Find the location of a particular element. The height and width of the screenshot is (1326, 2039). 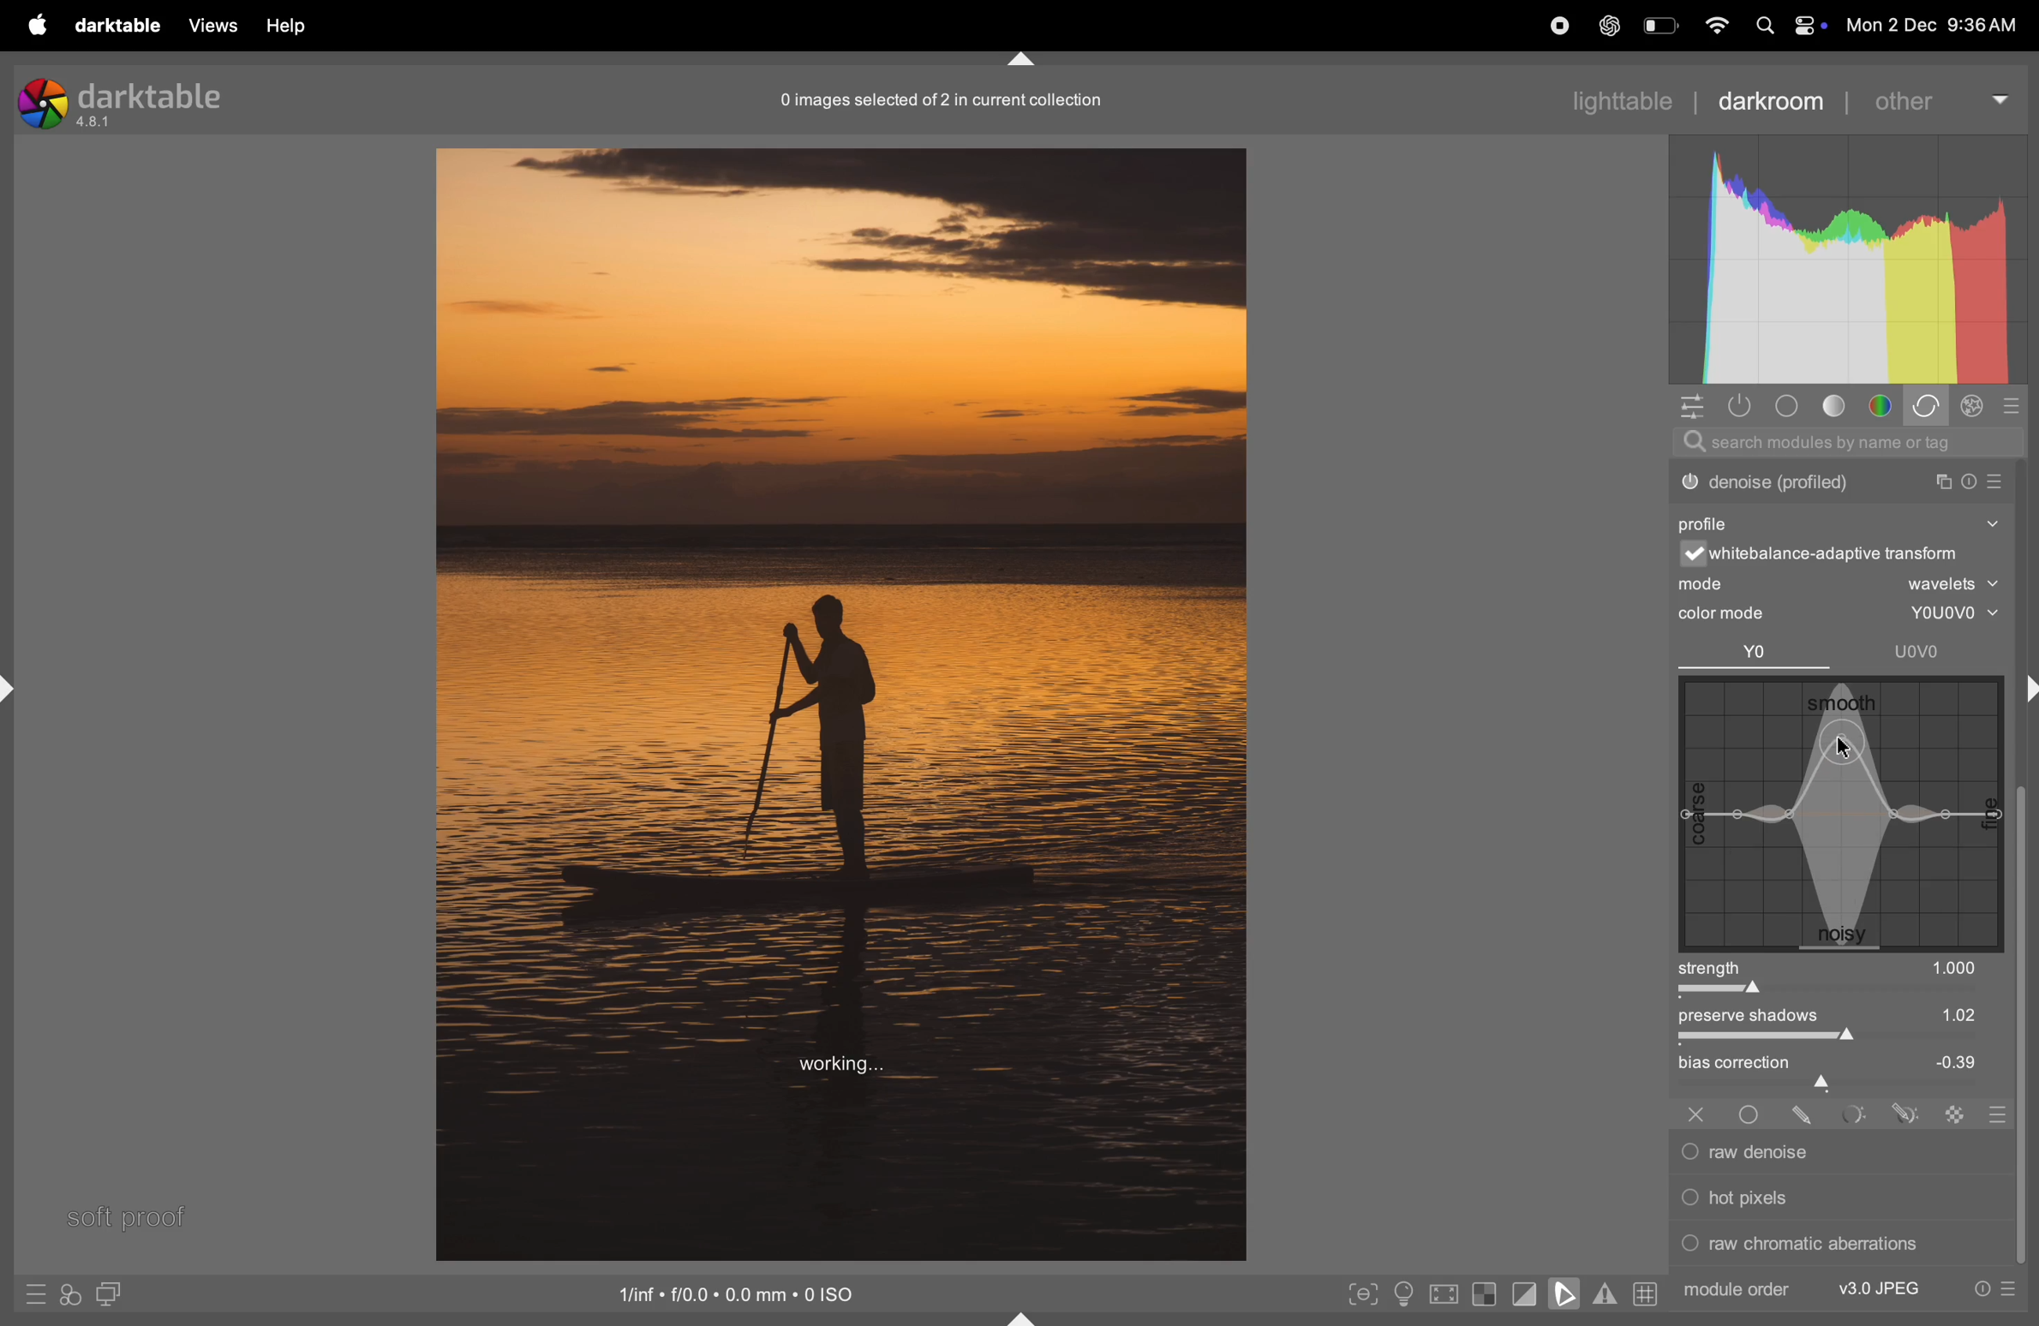

sign  is located at coordinates (2018, 406).